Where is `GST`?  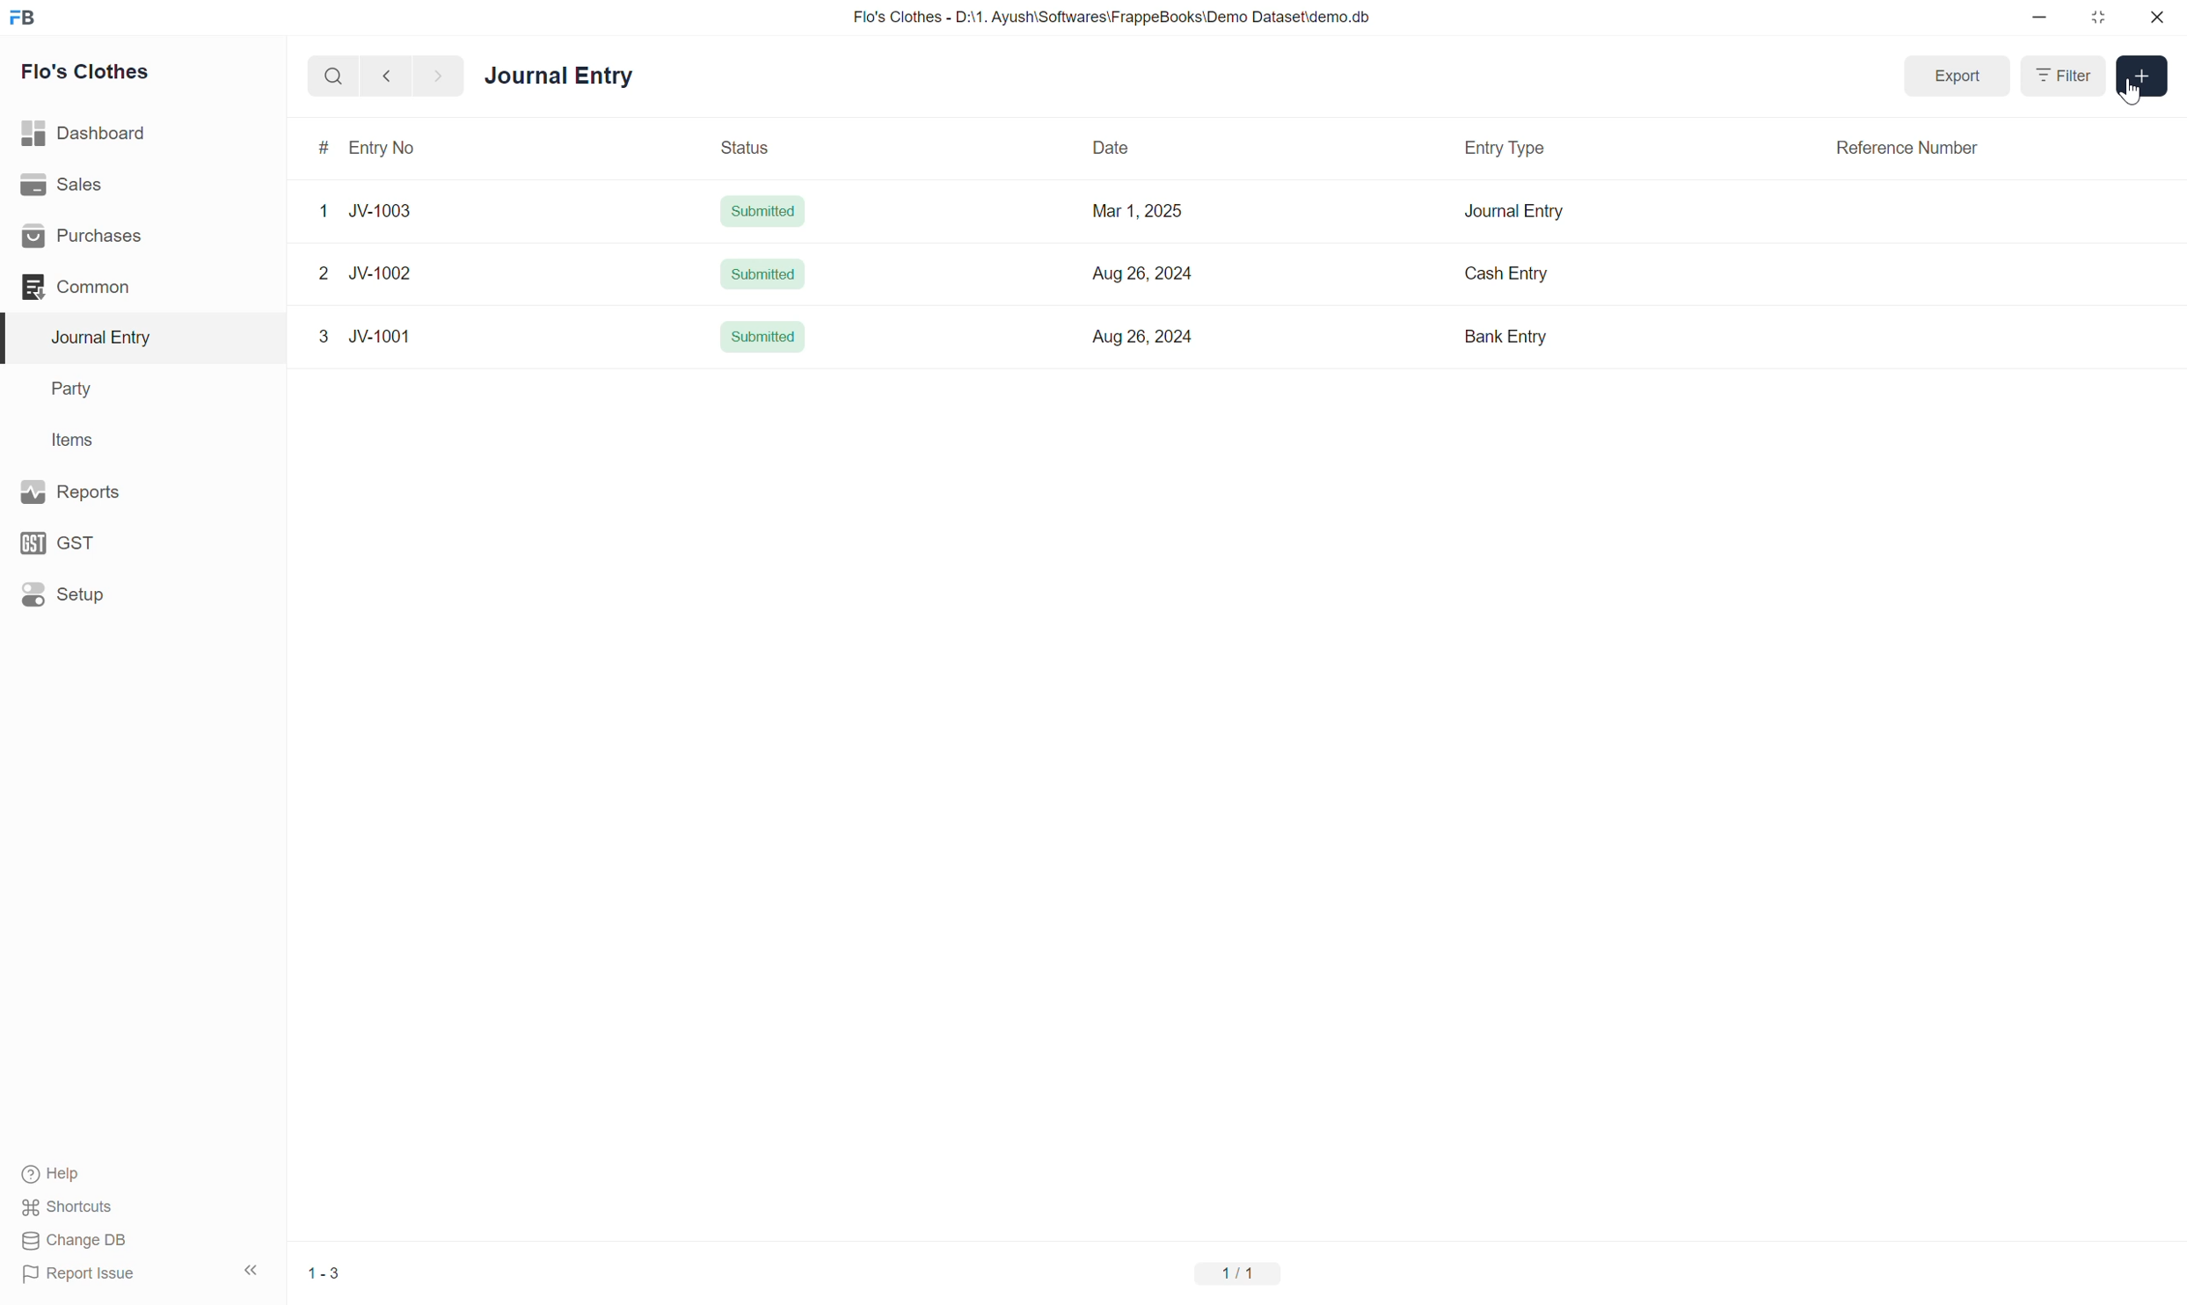 GST is located at coordinates (61, 543).